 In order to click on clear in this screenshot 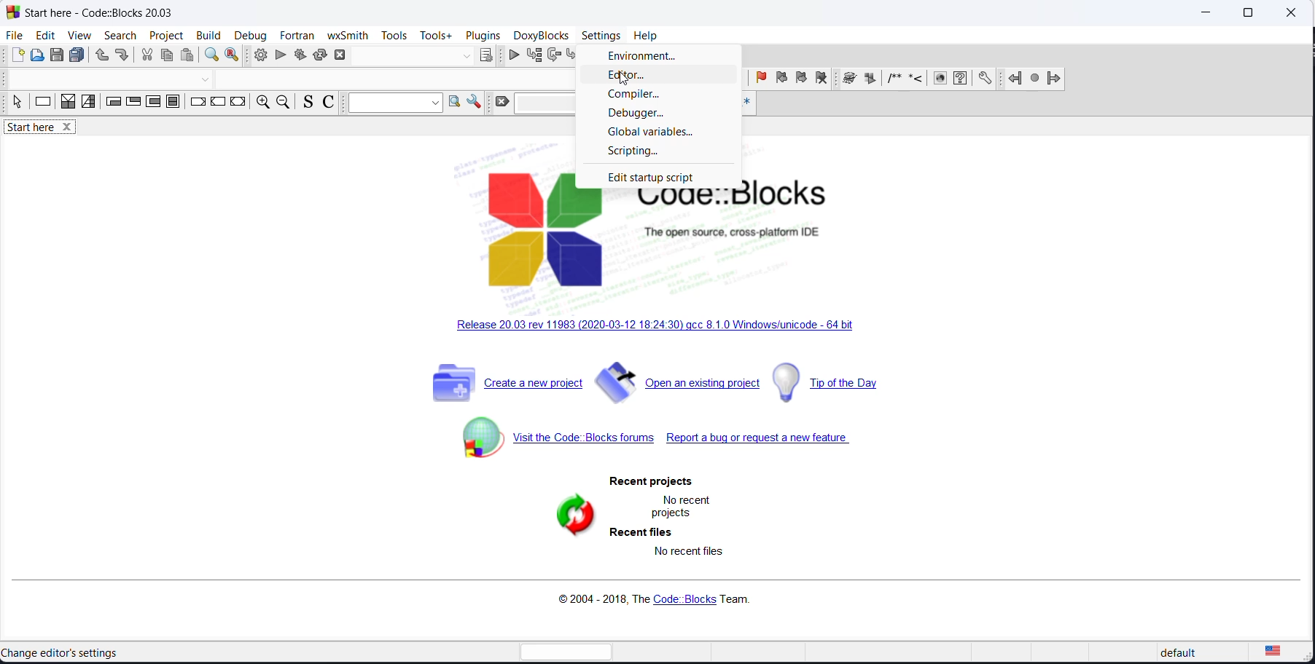, I will do `click(500, 102)`.